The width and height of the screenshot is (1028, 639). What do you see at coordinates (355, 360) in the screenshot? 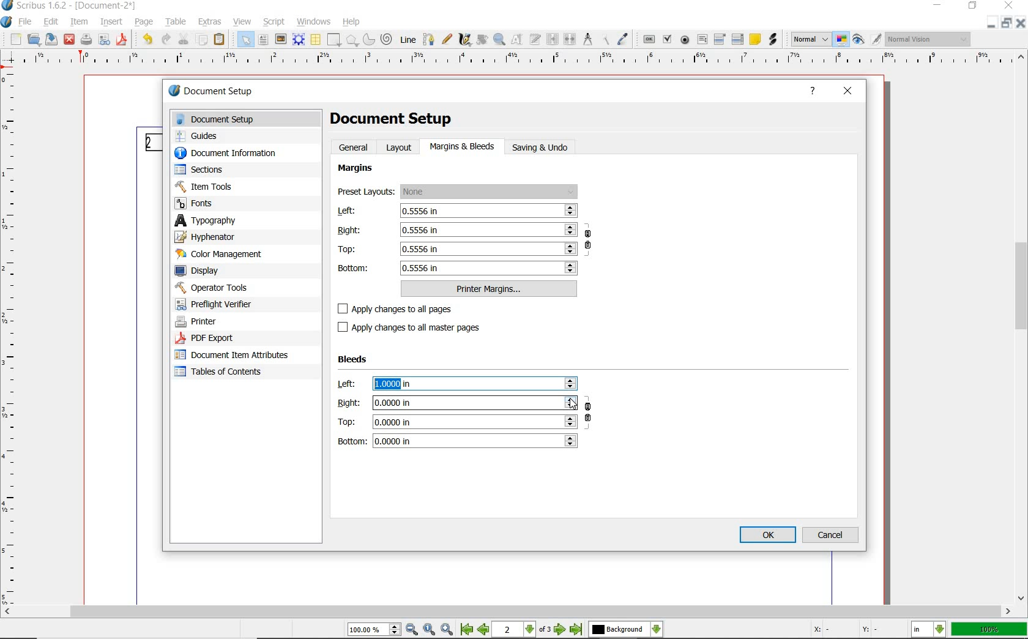
I see `Bleeds` at bounding box center [355, 360].